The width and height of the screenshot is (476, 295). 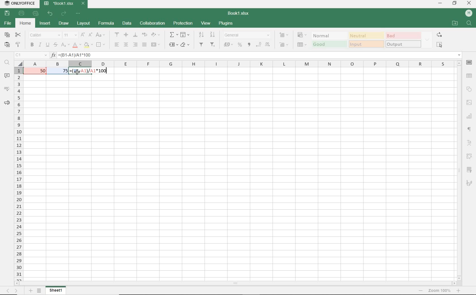 What do you see at coordinates (201, 35) in the screenshot?
I see `sort ascending` at bounding box center [201, 35].